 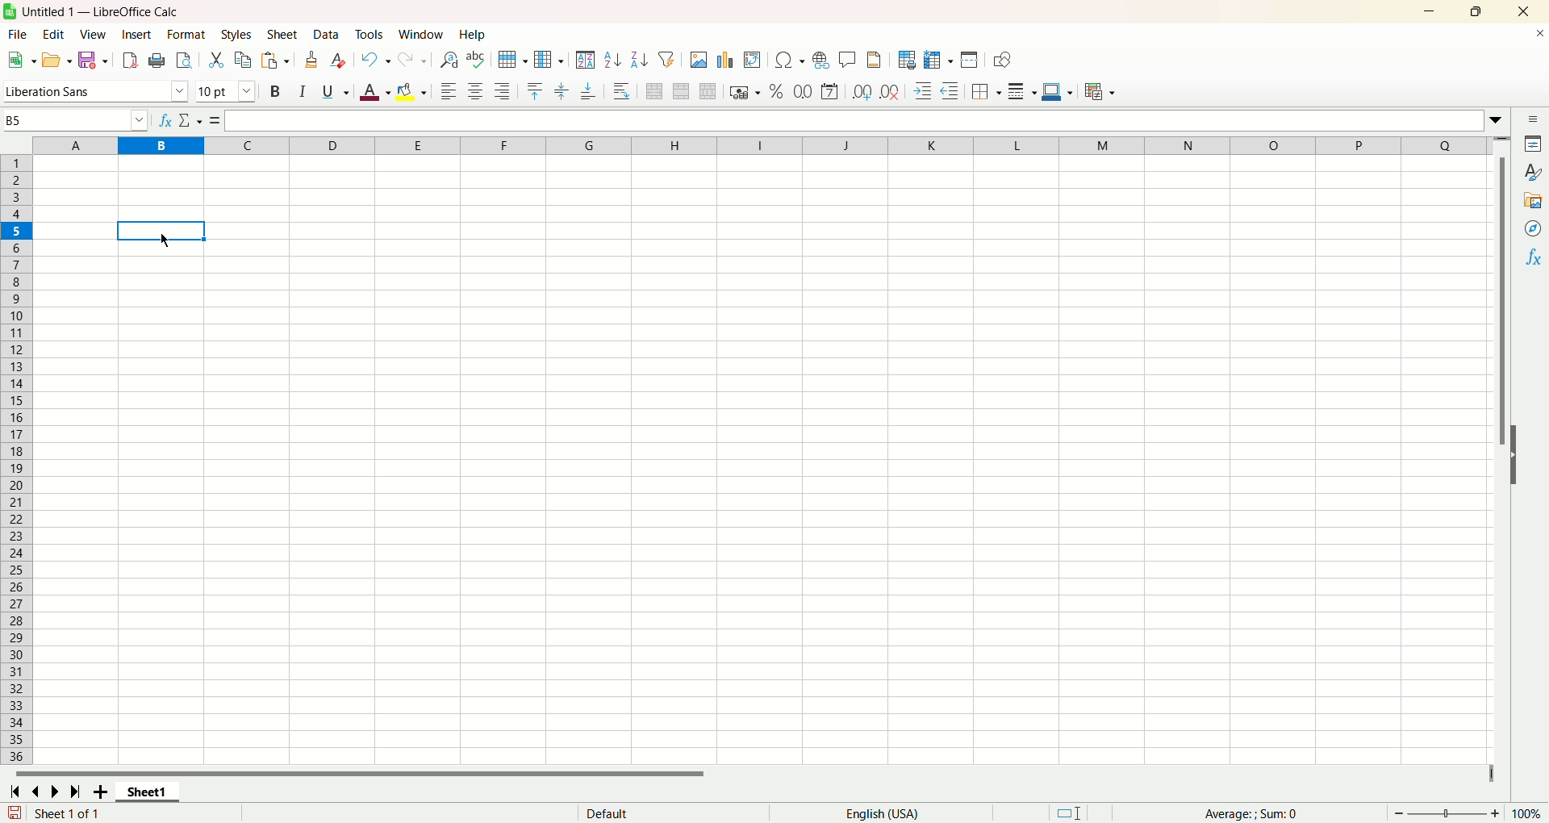 What do you see at coordinates (683, 90) in the screenshot?
I see `merge cells` at bounding box center [683, 90].